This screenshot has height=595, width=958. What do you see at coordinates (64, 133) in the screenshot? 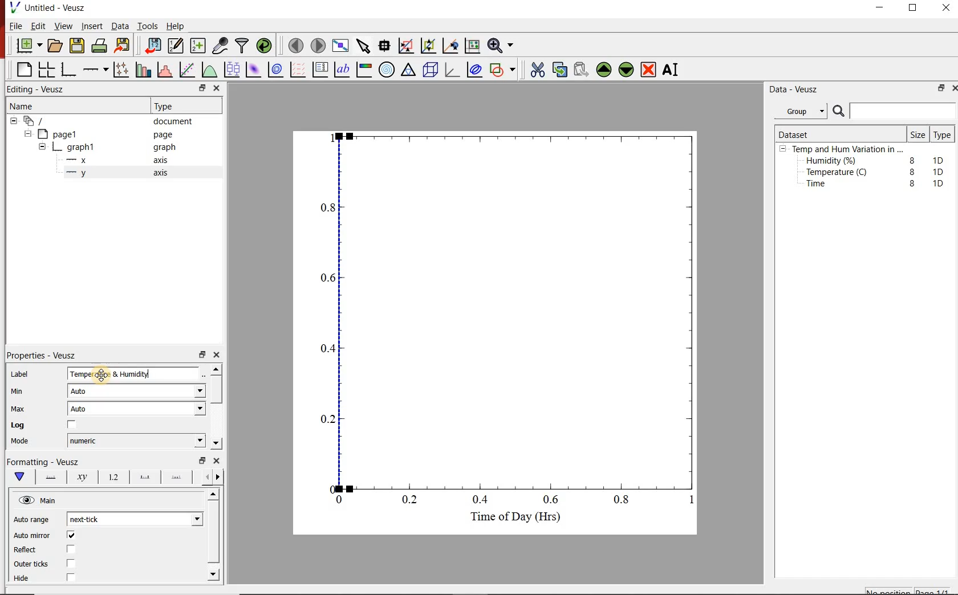
I see `page1` at bounding box center [64, 133].